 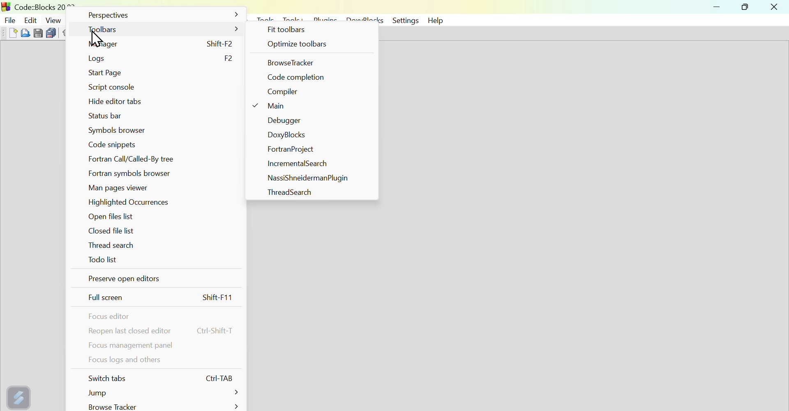 What do you see at coordinates (136, 203) in the screenshot?
I see `Highlighted occurrences` at bounding box center [136, 203].